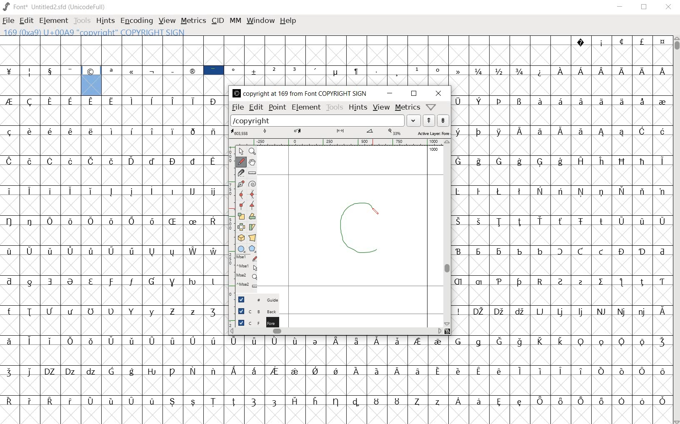  Describe the element at coordinates (241, 216) in the screenshot. I see `scale the selection` at that location.